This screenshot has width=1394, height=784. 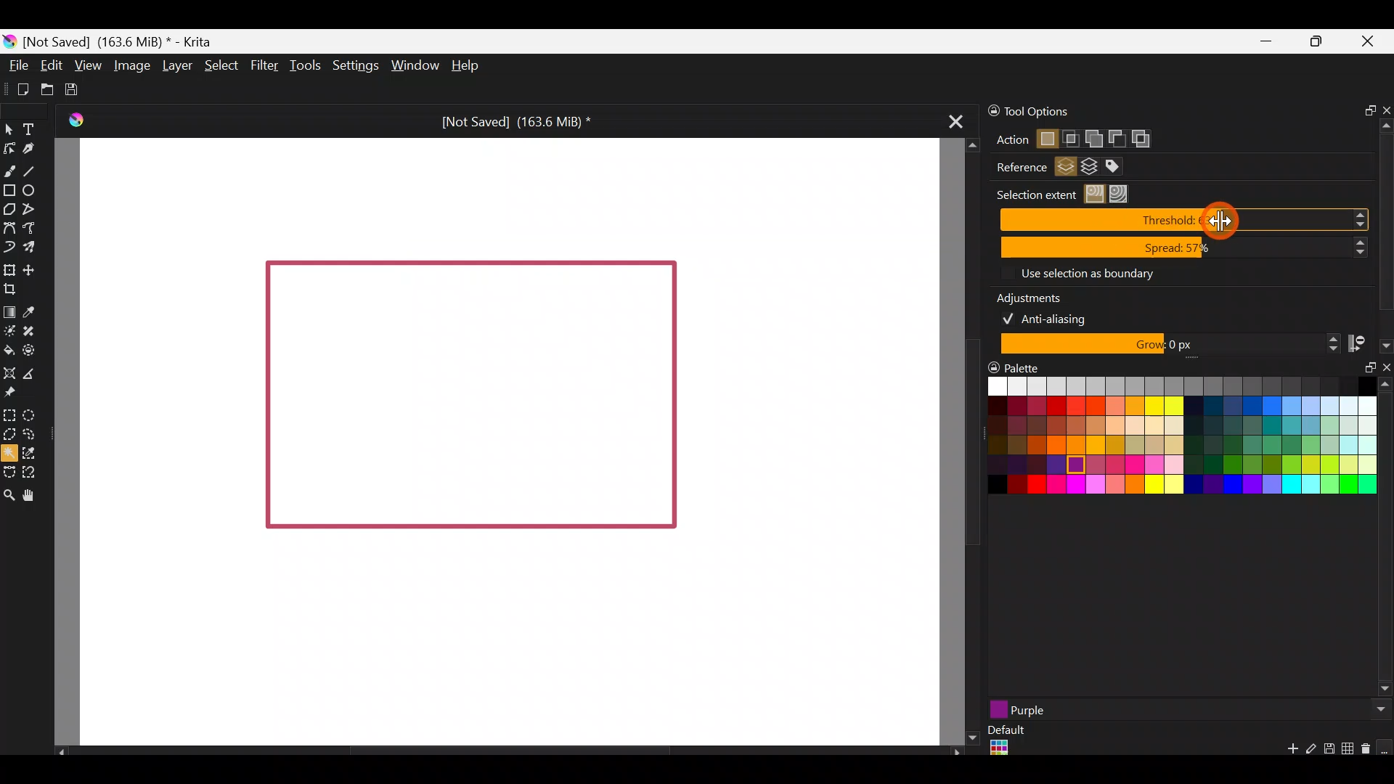 I want to click on Symmetric difference, so click(x=1146, y=139).